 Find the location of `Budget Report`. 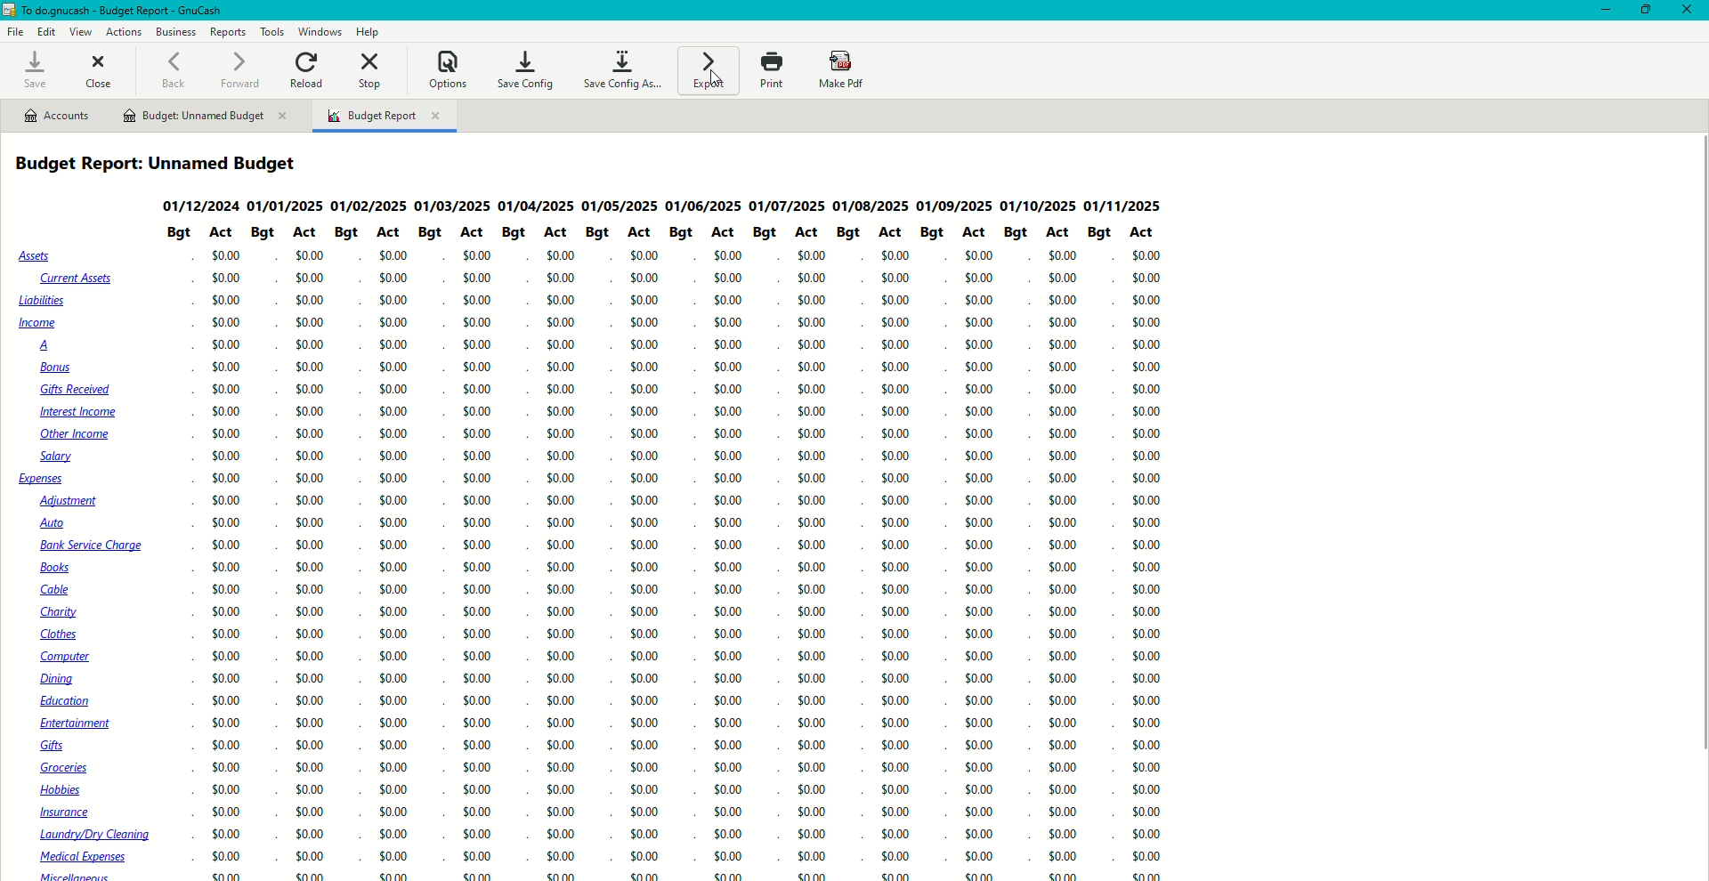

Budget Report is located at coordinates (385, 117).